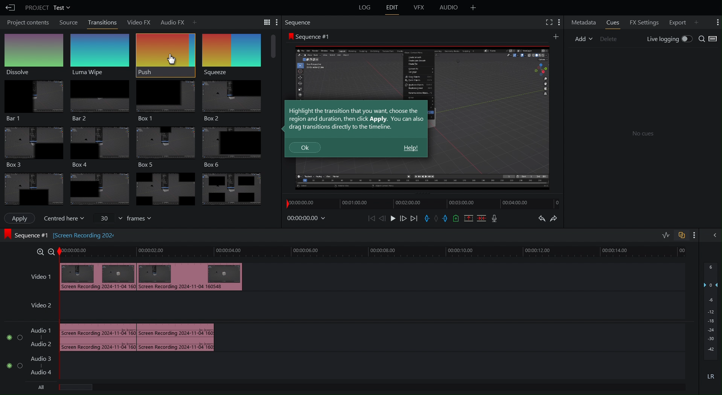 Image resolution: width=722 pixels, height=395 pixels. I want to click on value, so click(107, 217).